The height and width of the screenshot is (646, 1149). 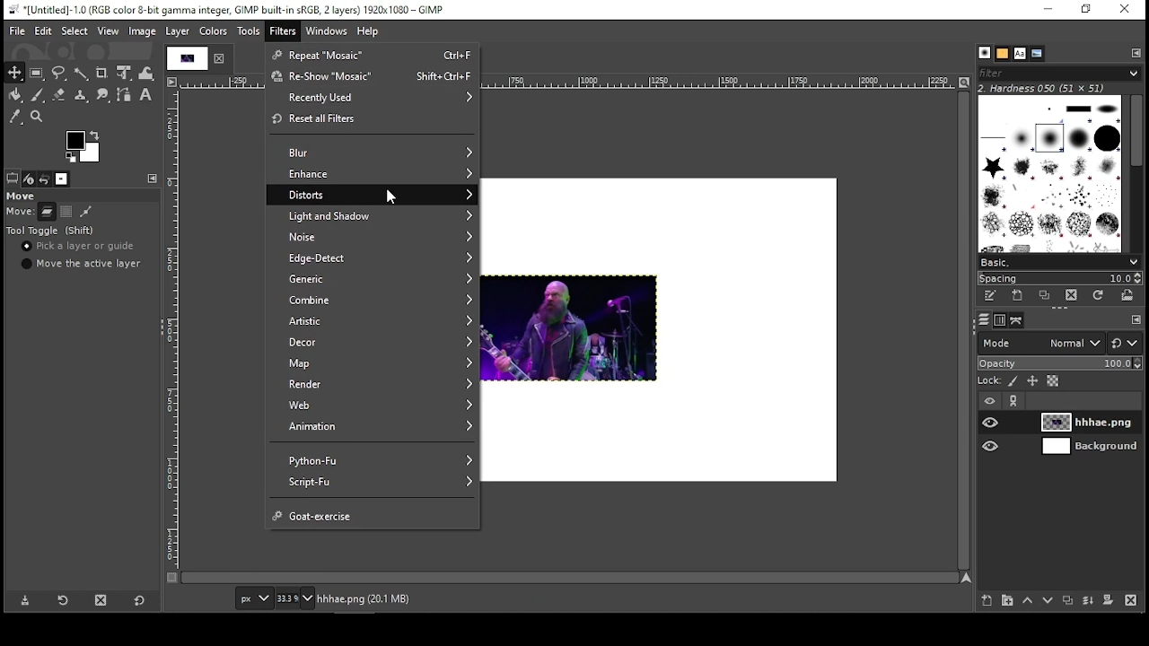 What do you see at coordinates (984, 319) in the screenshot?
I see `layers` at bounding box center [984, 319].